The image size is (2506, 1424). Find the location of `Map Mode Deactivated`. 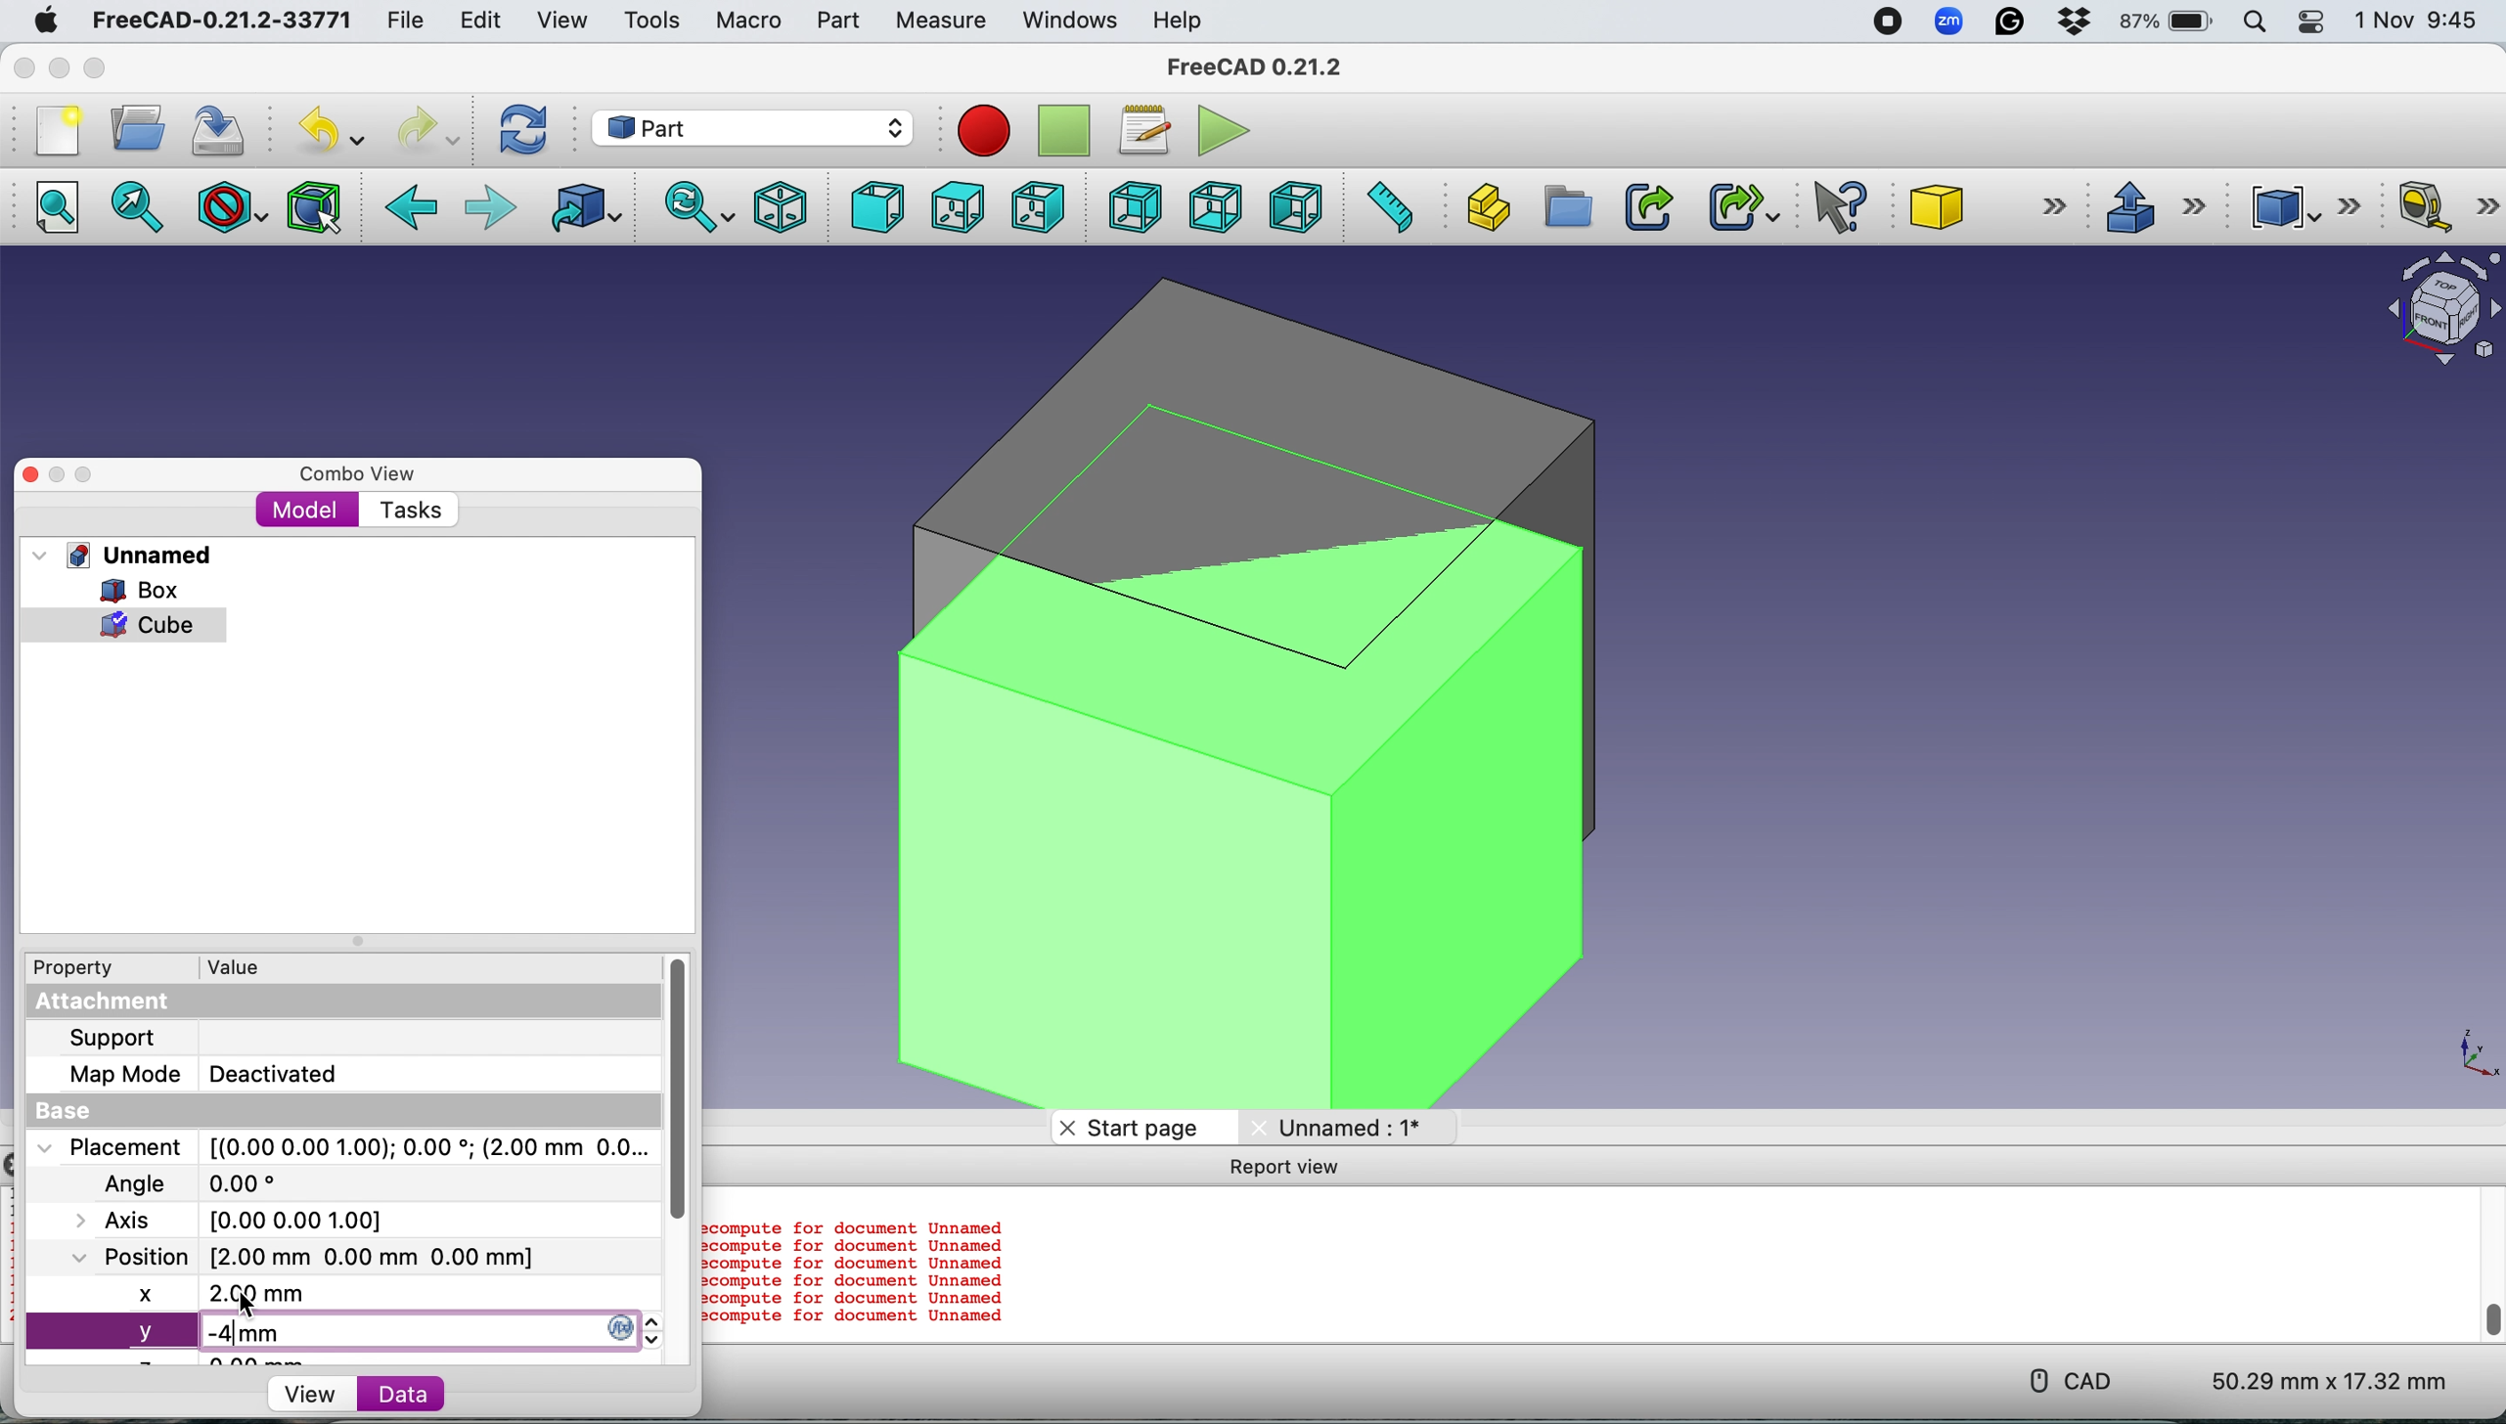

Map Mode Deactivated is located at coordinates (202, 1074).